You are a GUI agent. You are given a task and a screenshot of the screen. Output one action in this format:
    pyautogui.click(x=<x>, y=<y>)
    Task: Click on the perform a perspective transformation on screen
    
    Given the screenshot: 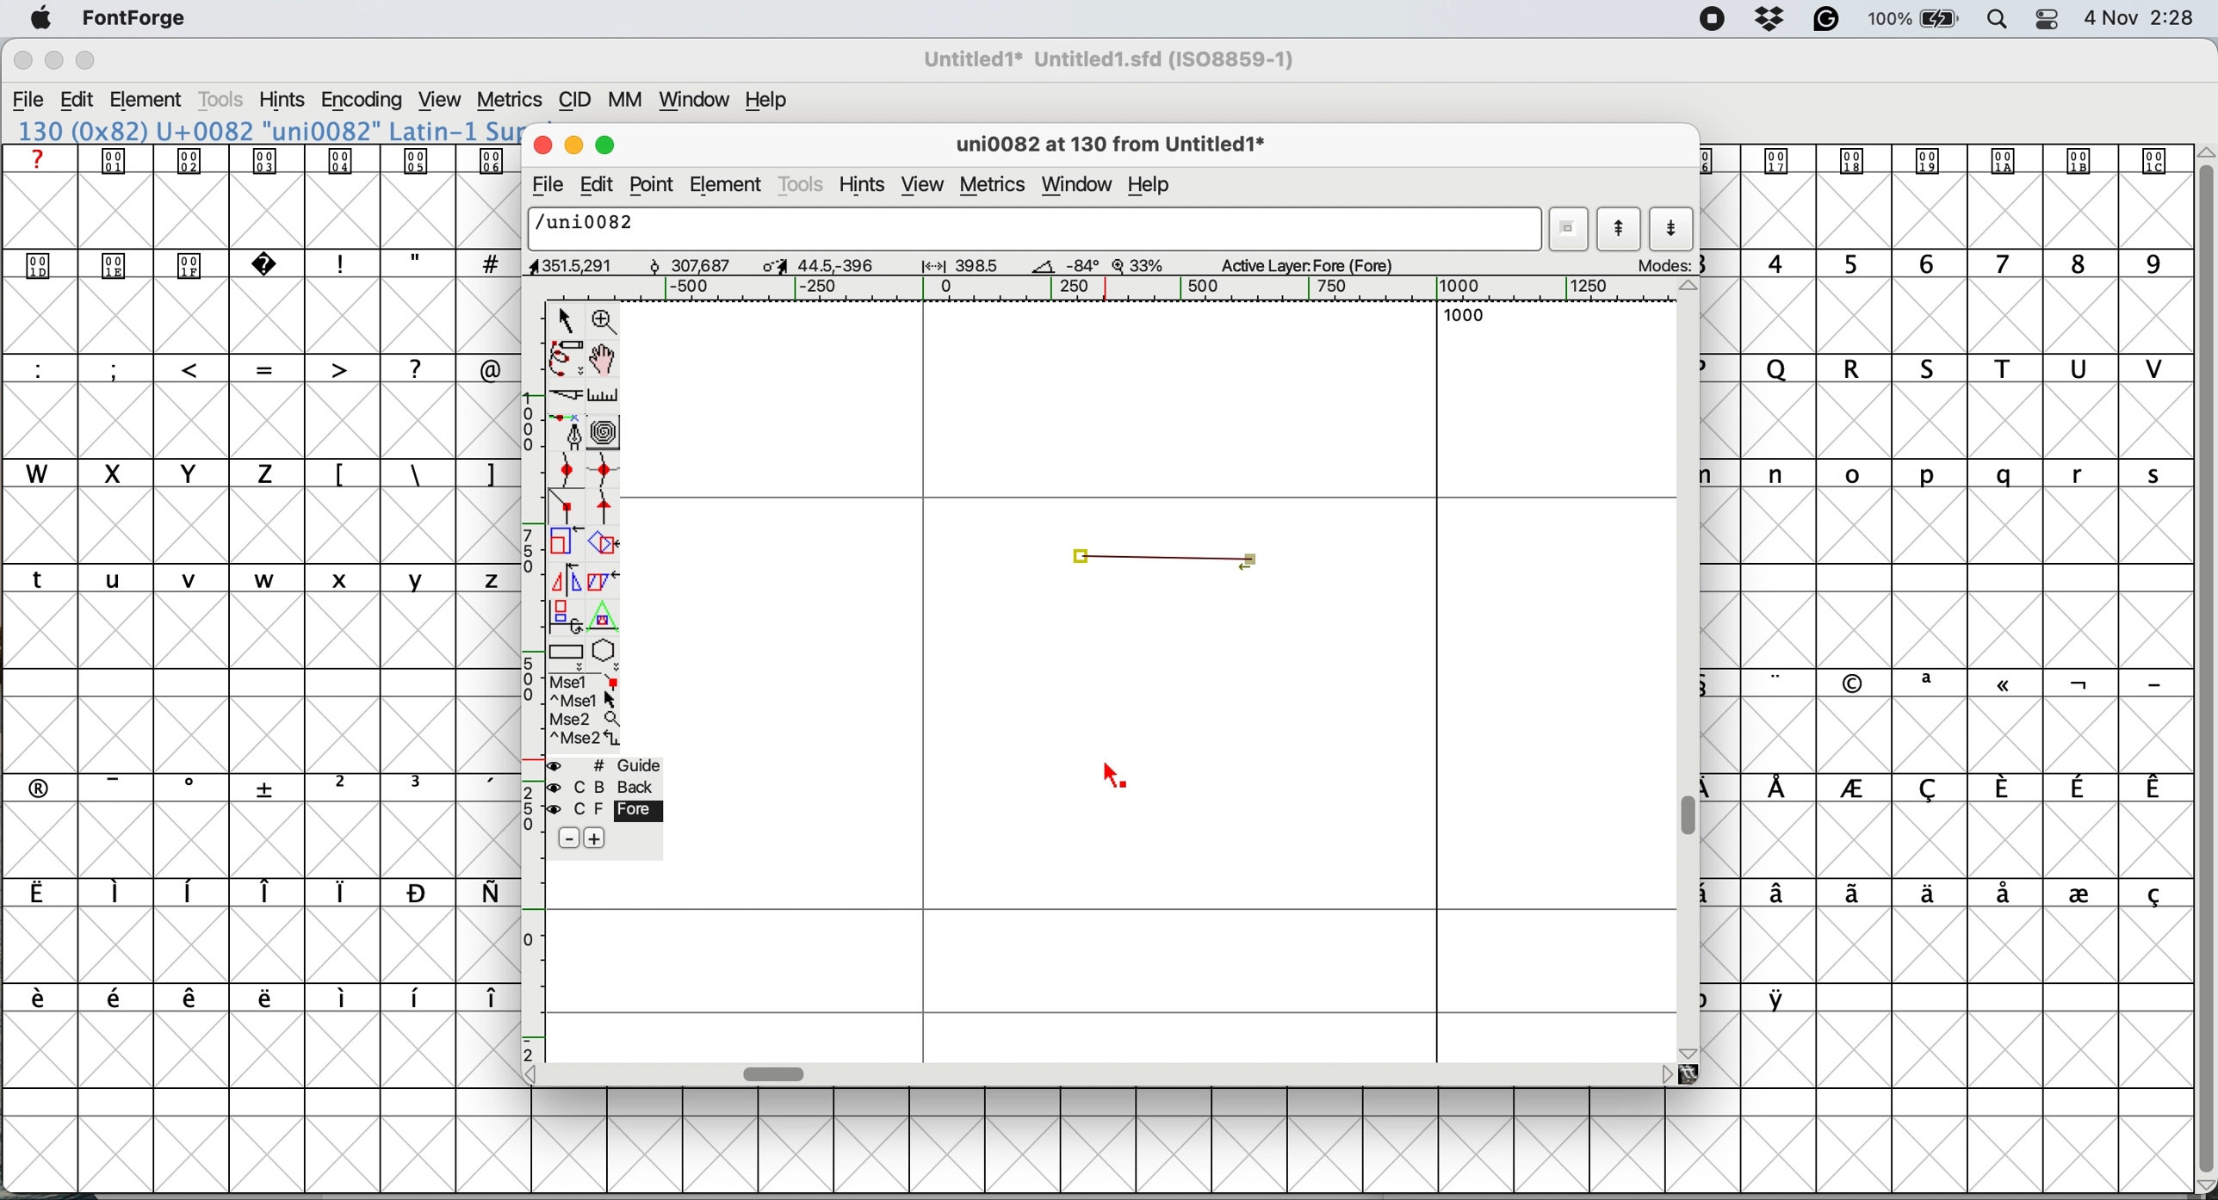 What is the action you would take?
    pyautogui.click(x=606, y=616)
    